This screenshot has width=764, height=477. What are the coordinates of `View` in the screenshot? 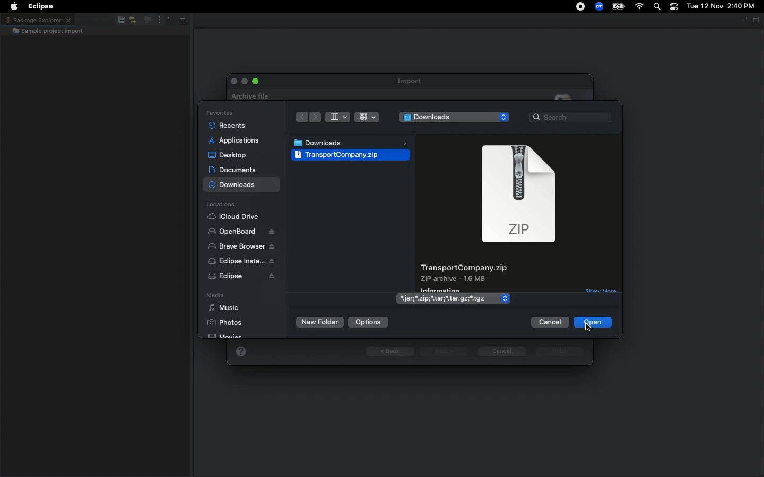 It's located at (350, 116).